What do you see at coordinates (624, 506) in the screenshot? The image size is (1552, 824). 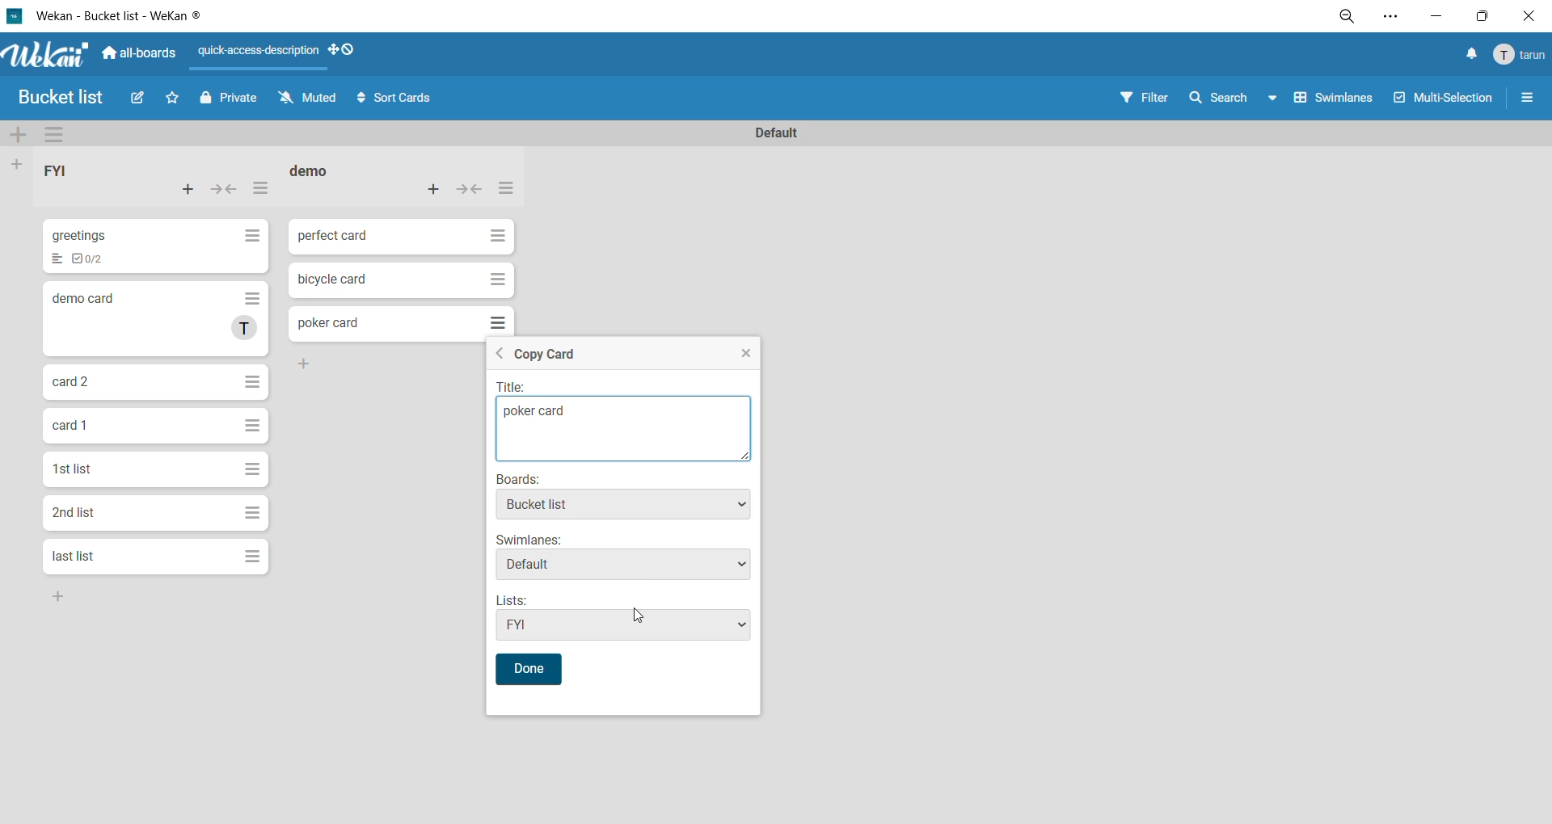 I see `Bucket list` at bounding box center [624, 506].